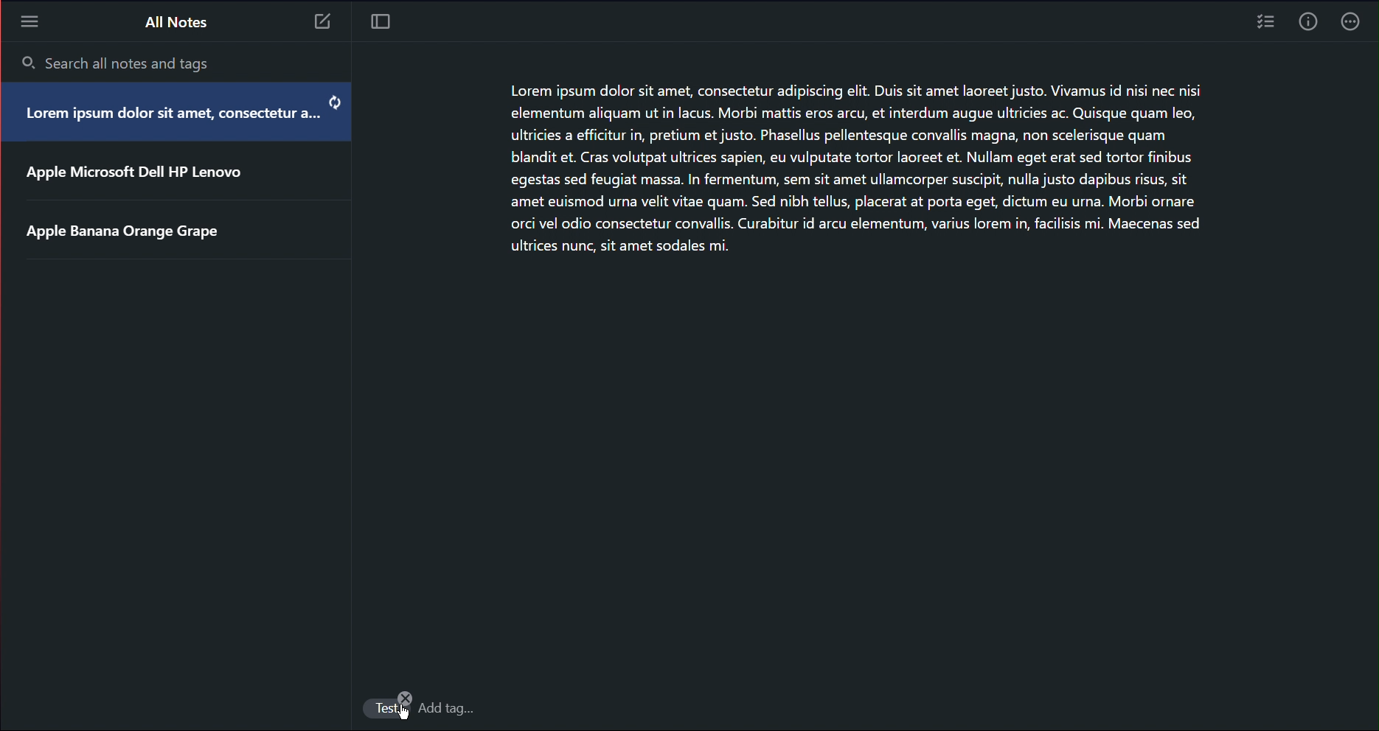 This screenshot has height=731, width=1379. What do you see at coordinates (176, 21) in the screenshot?
I see `All Notes` at bounding box center [176, 21].